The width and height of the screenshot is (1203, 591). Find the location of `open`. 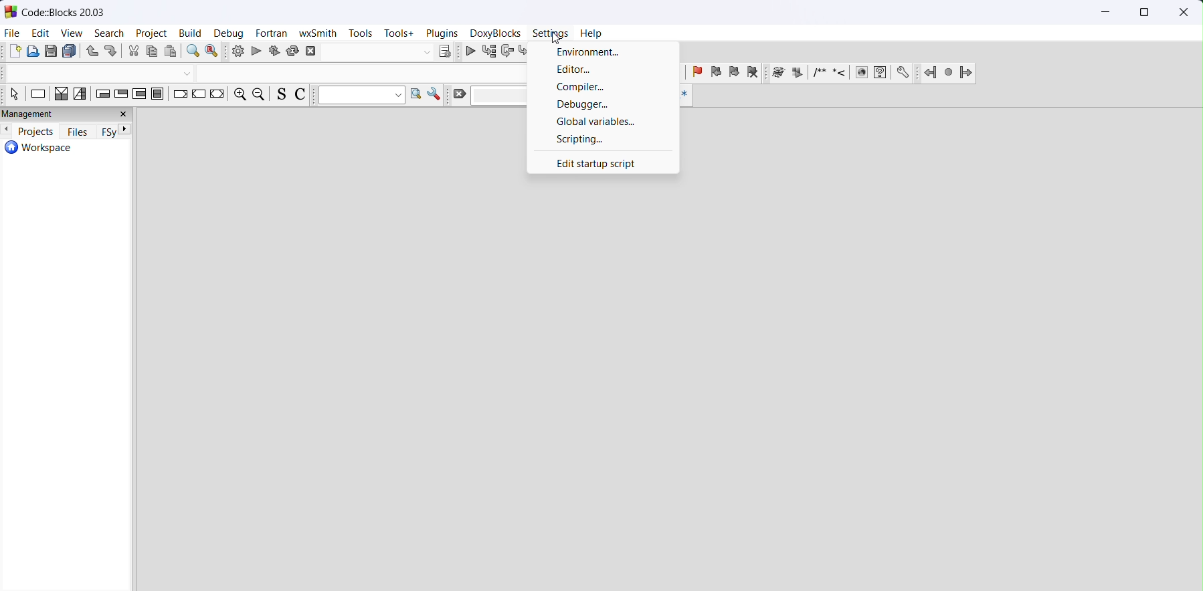

open is located at coordinates (34, 51).